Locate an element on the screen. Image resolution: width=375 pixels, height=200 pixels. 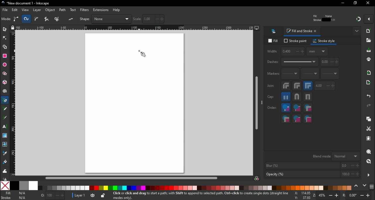
color manager mode is located at coordinates (257, 178).